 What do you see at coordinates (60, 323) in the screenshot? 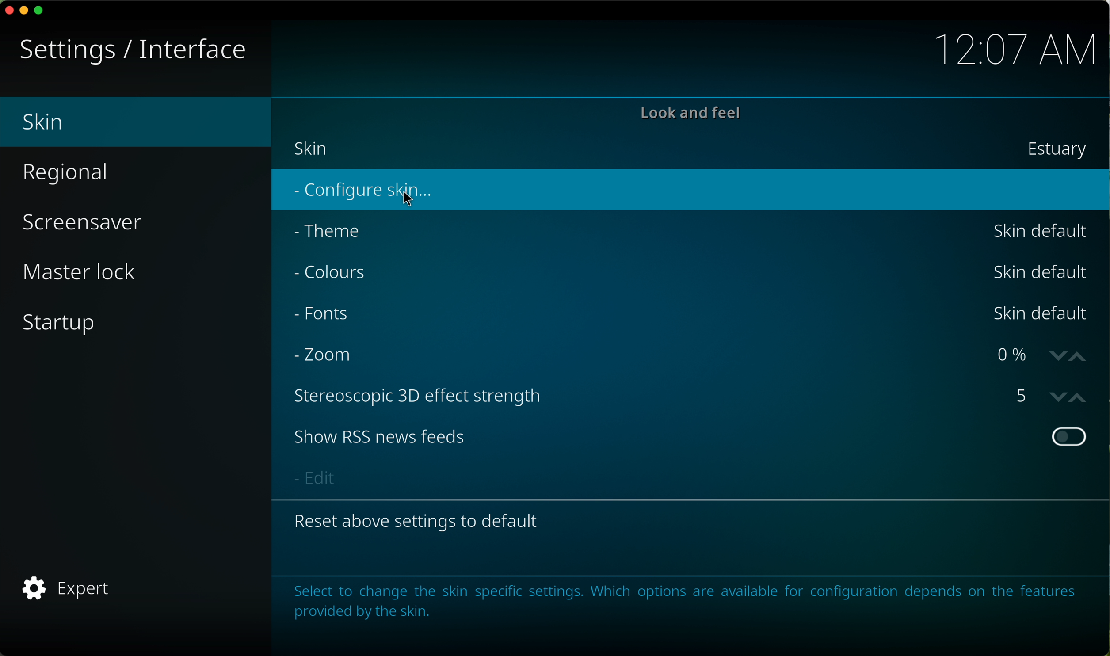
I see `startup` at bounding box center [60, 323].